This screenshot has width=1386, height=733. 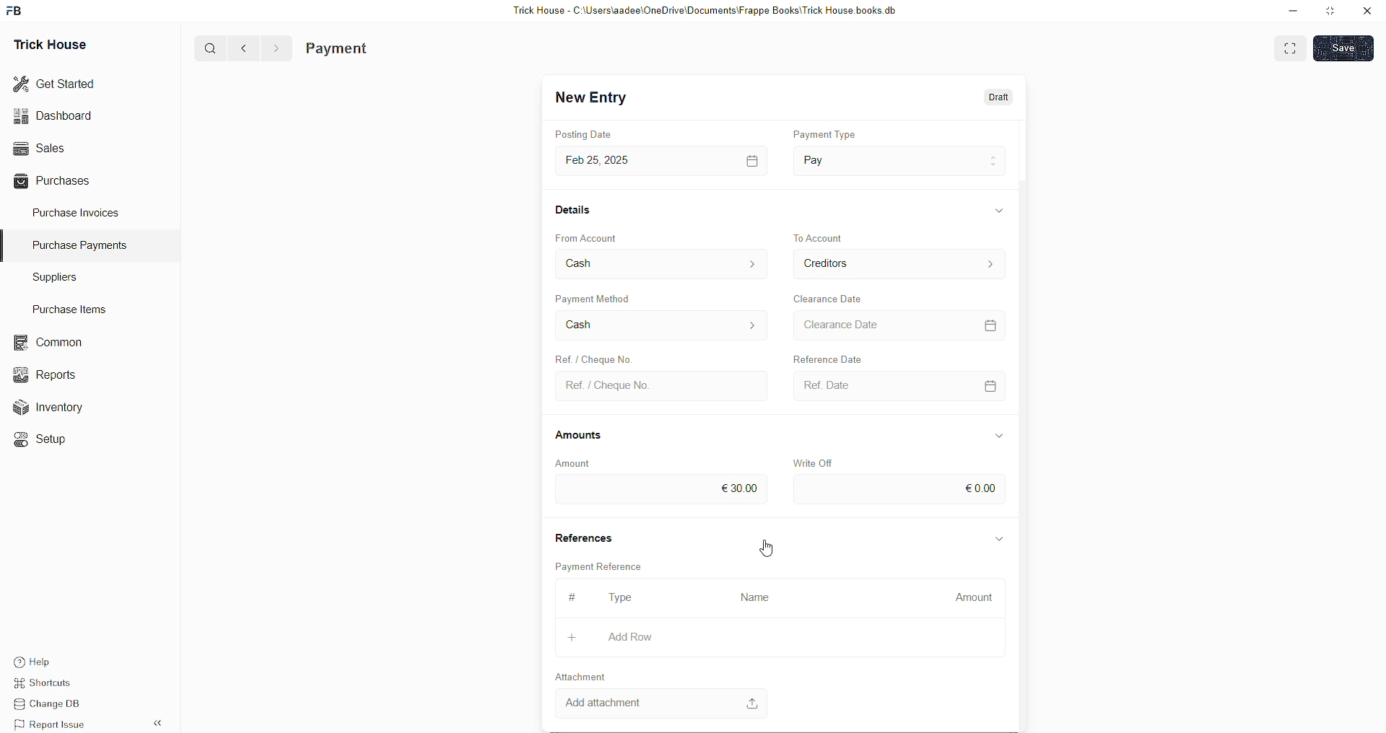 What do you see at coordinates (722, 487) in the screenshot?
I see `eool` at bounding box center [722, 487].